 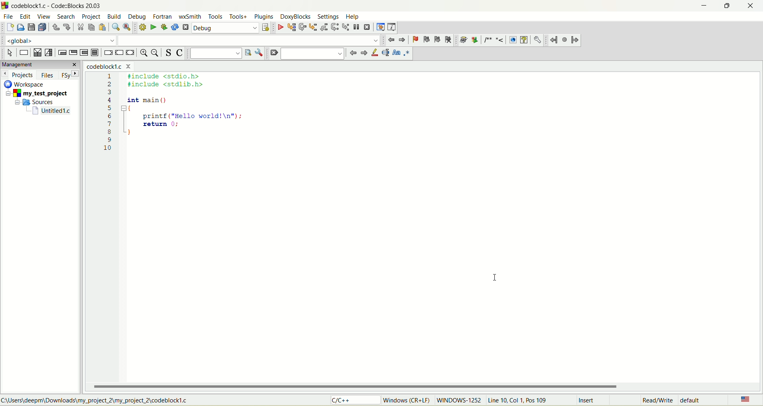 I want to click on show options window, so click(x=260, y=53).